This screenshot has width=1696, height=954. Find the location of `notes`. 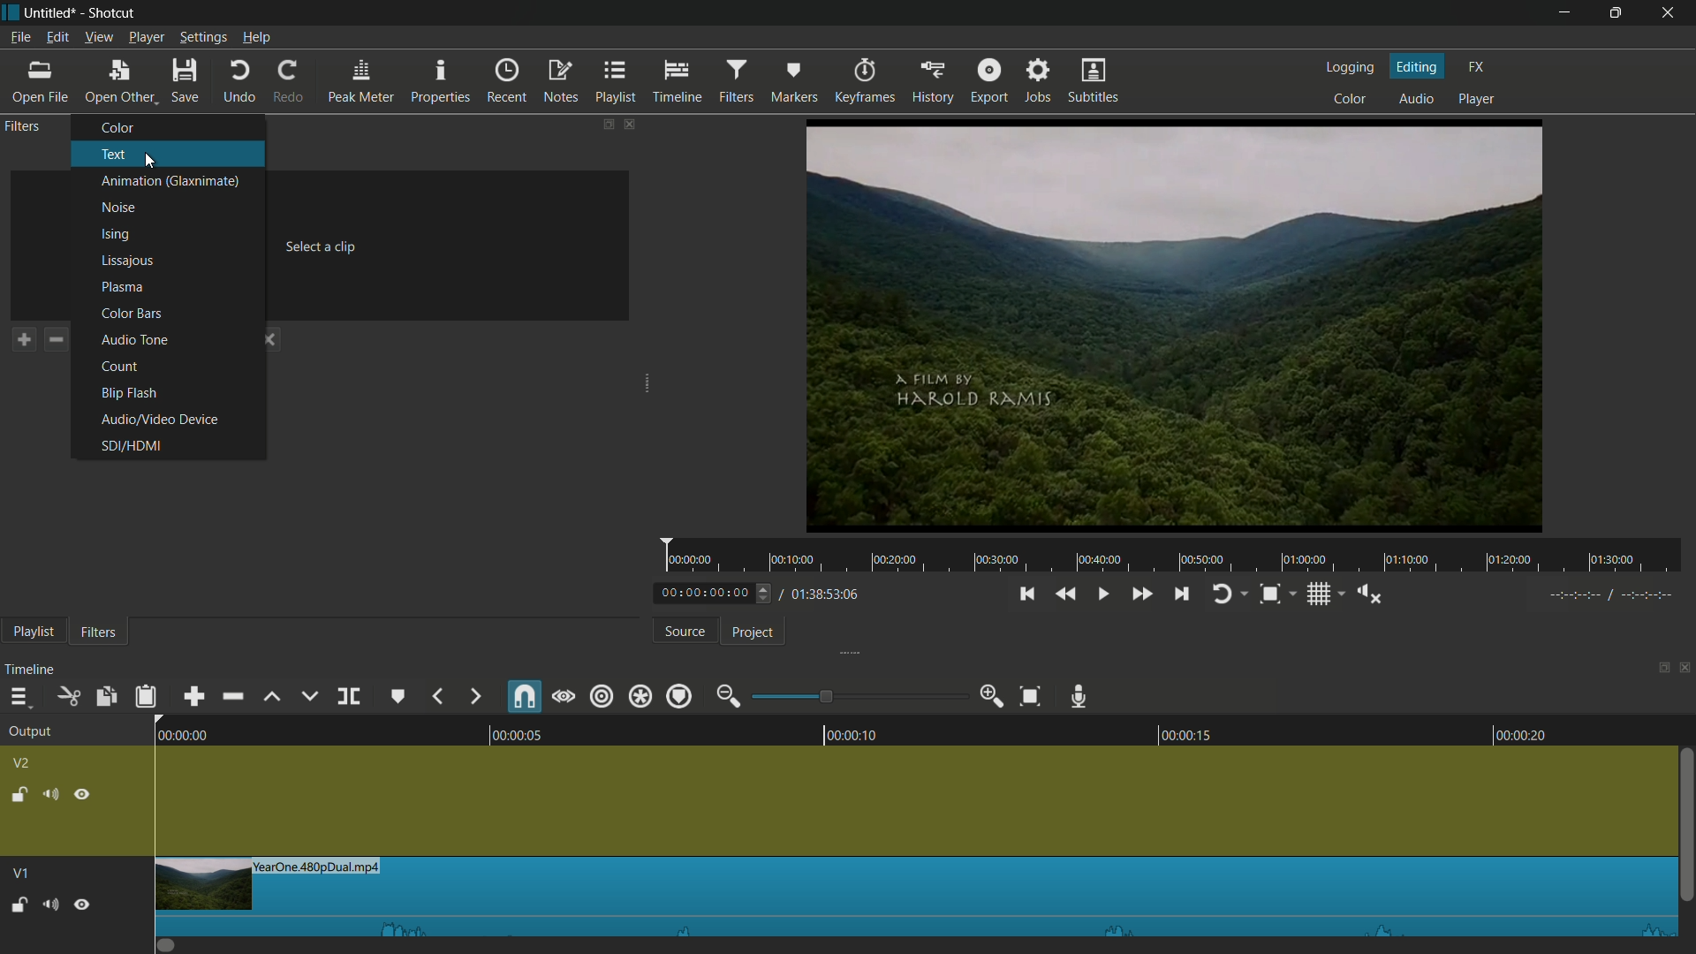

notes is located at coordinates (563, 80).